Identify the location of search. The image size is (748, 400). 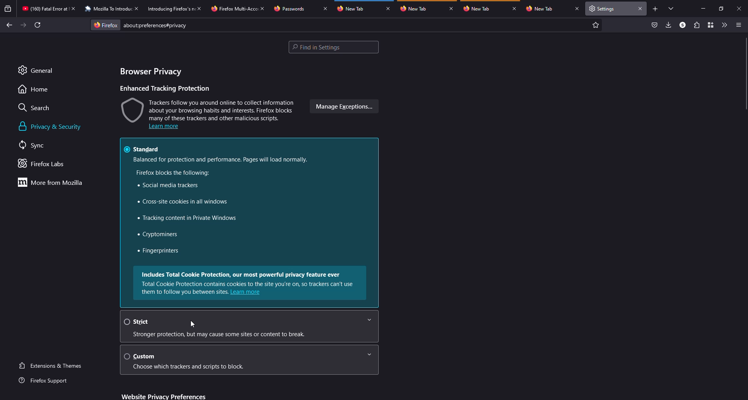
(35, 107).